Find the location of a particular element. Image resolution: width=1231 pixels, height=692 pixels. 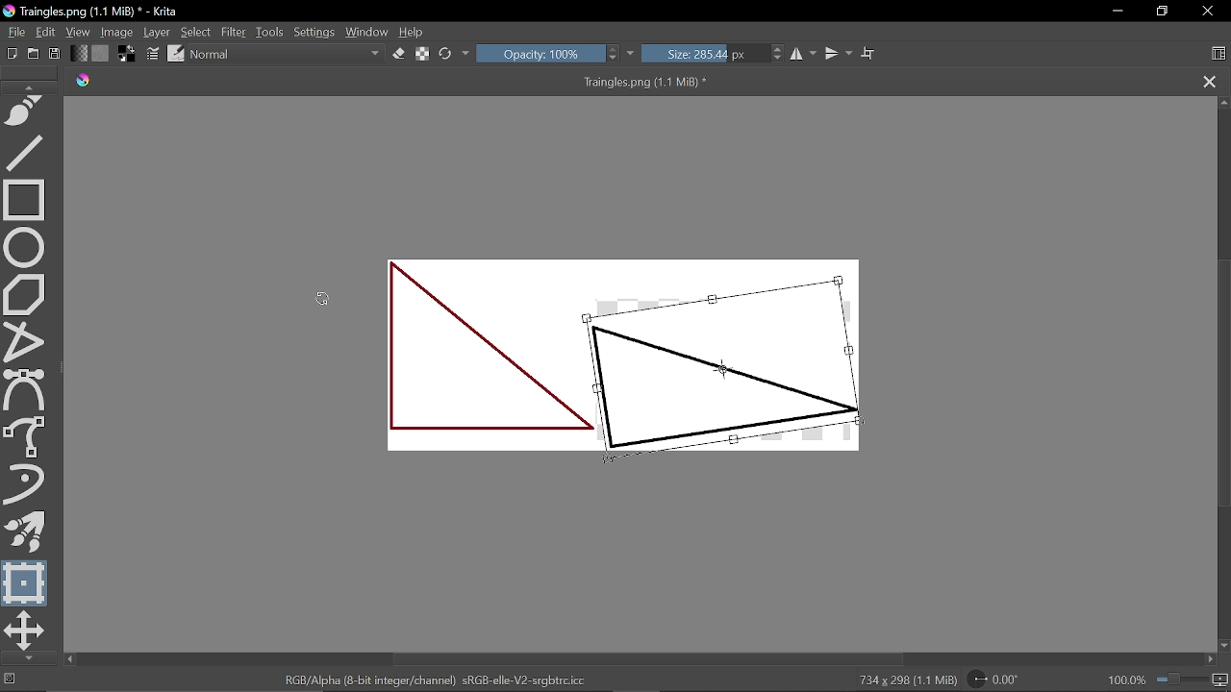

Choose brush preset is located at coordinates (176, 53).